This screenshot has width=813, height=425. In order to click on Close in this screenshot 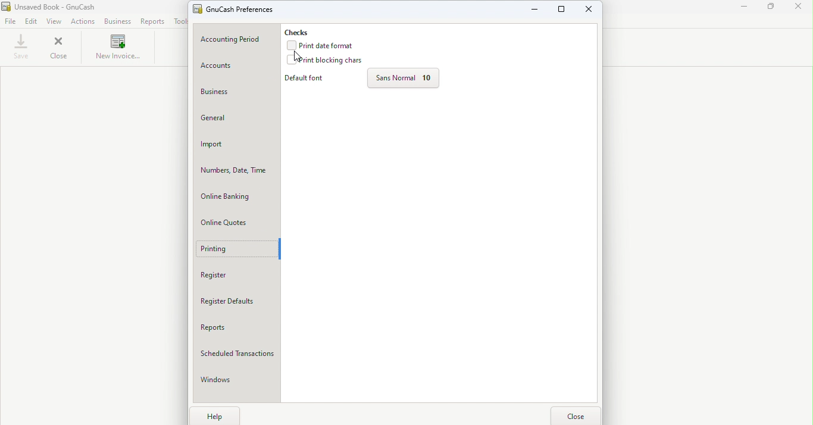, I will do `click(801, 10)`.